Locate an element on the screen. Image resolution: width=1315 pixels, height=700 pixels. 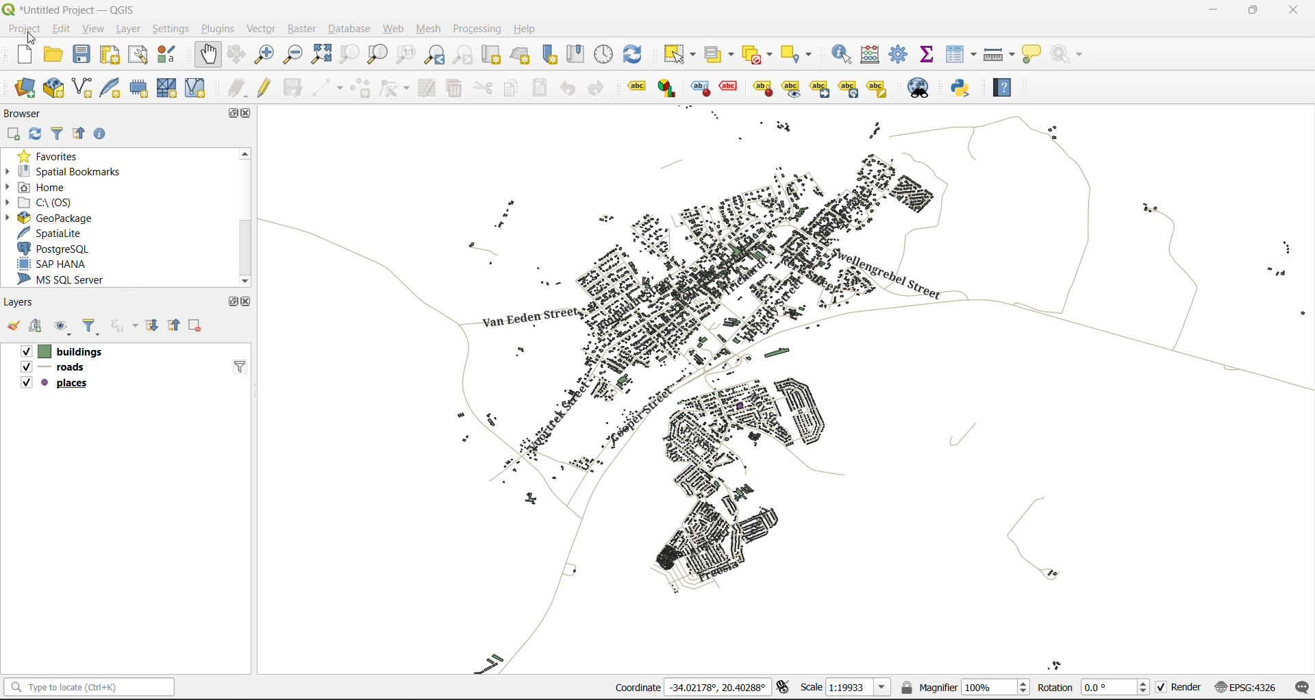
no action is located at coordinates (1070, 54).